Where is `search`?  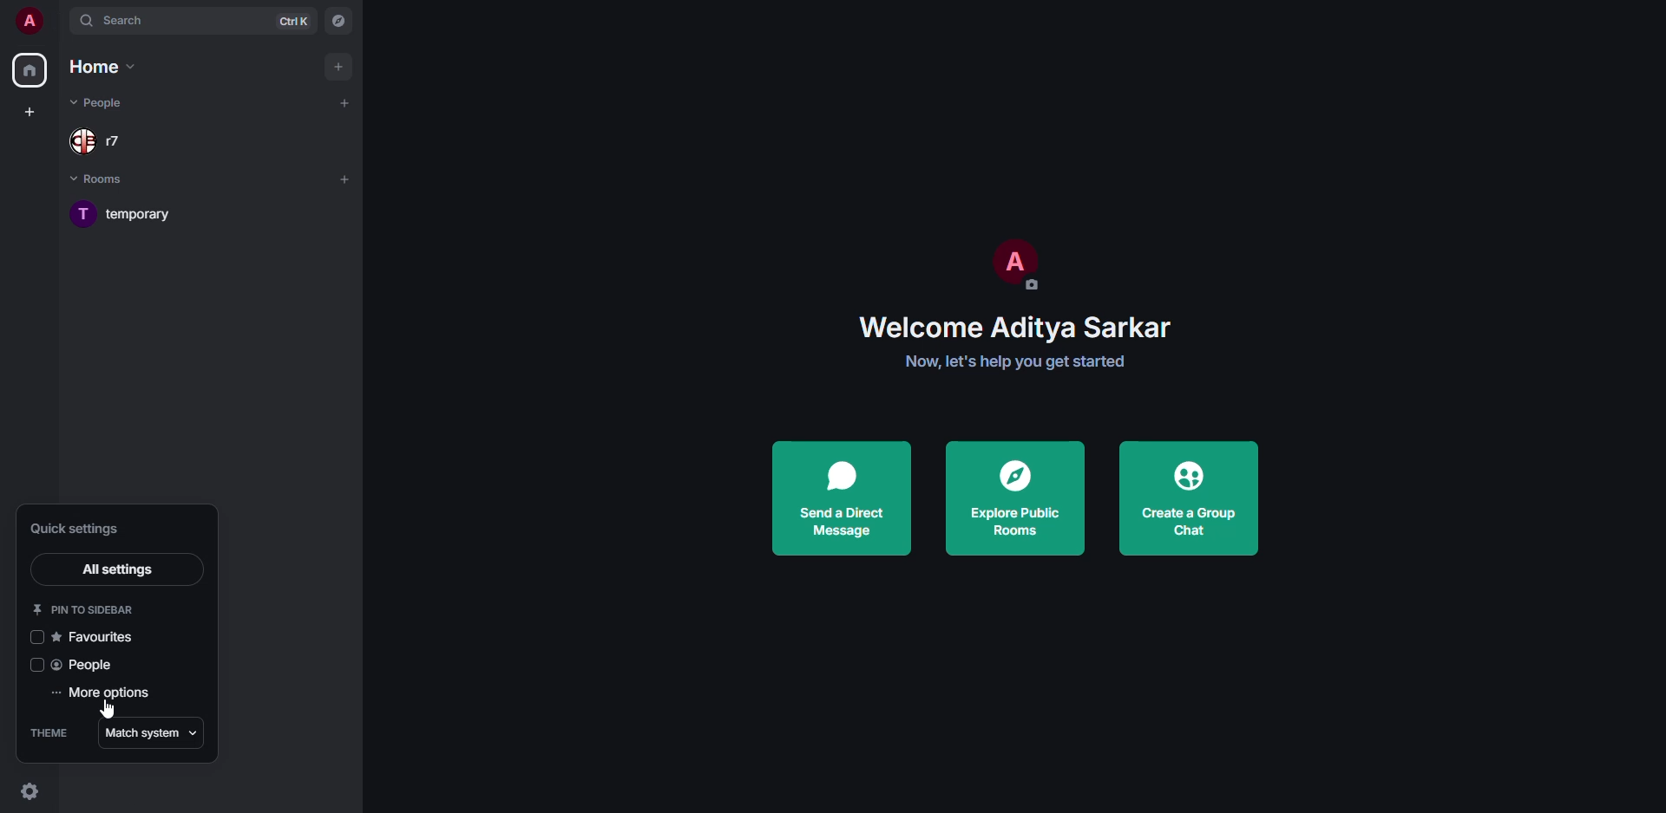
search is located at coordinates (121, 22).